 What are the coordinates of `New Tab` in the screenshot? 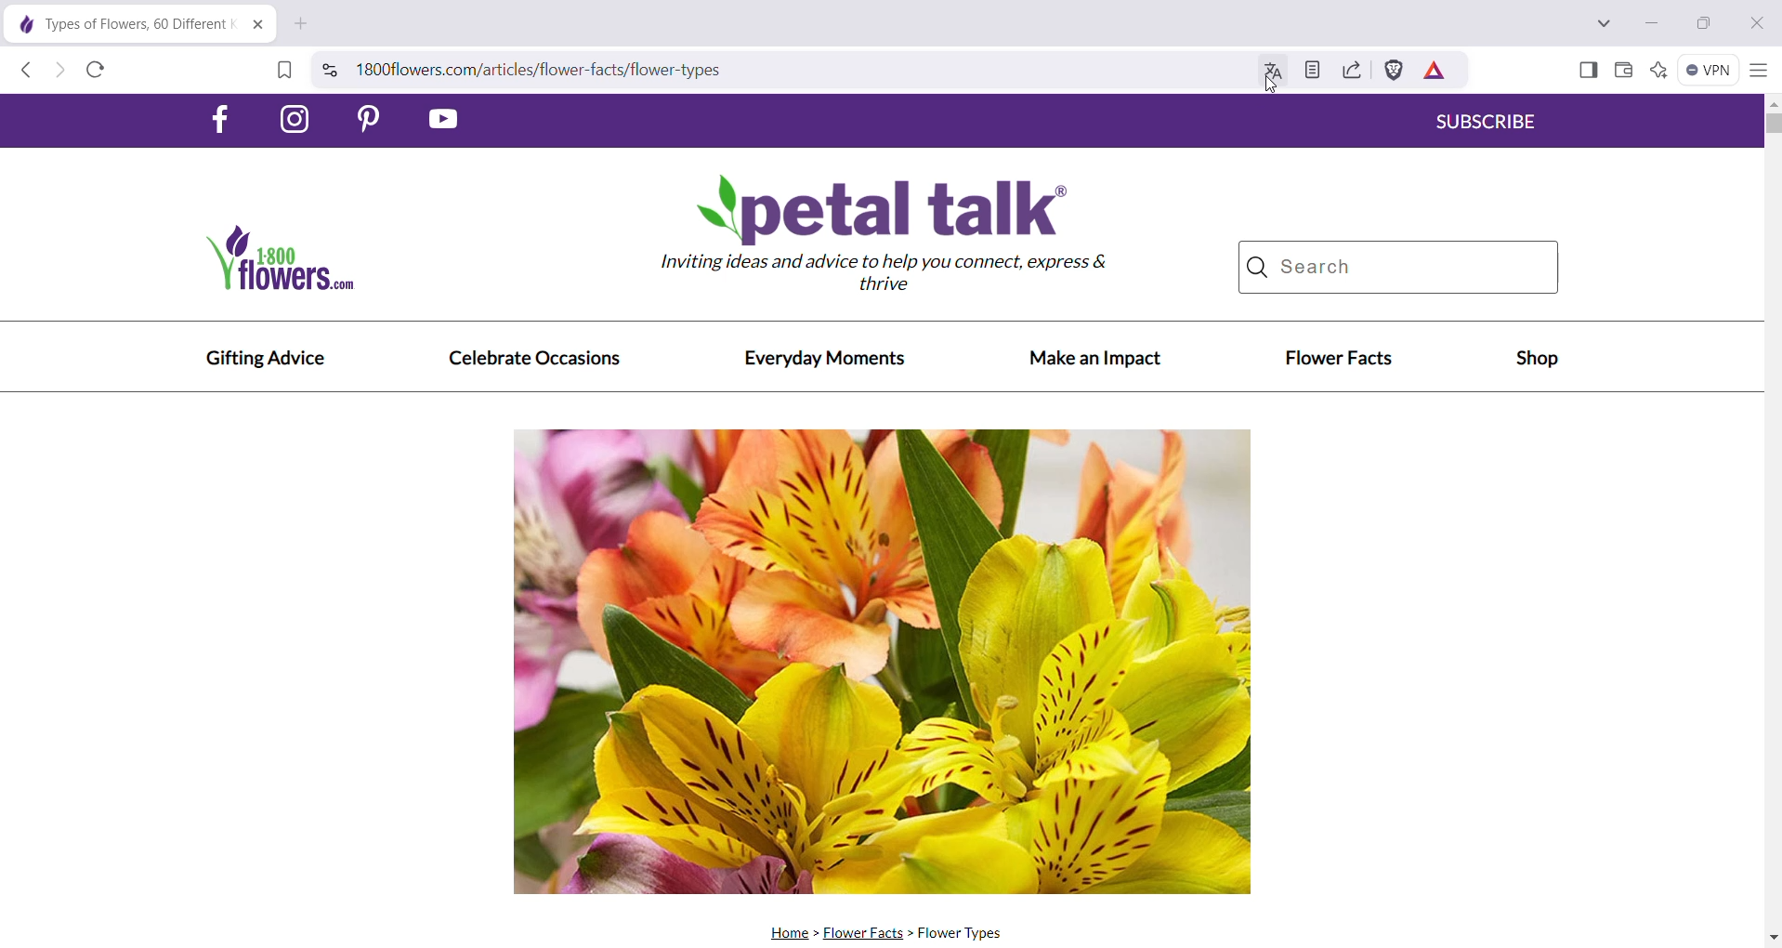 It's located at (302, 23).